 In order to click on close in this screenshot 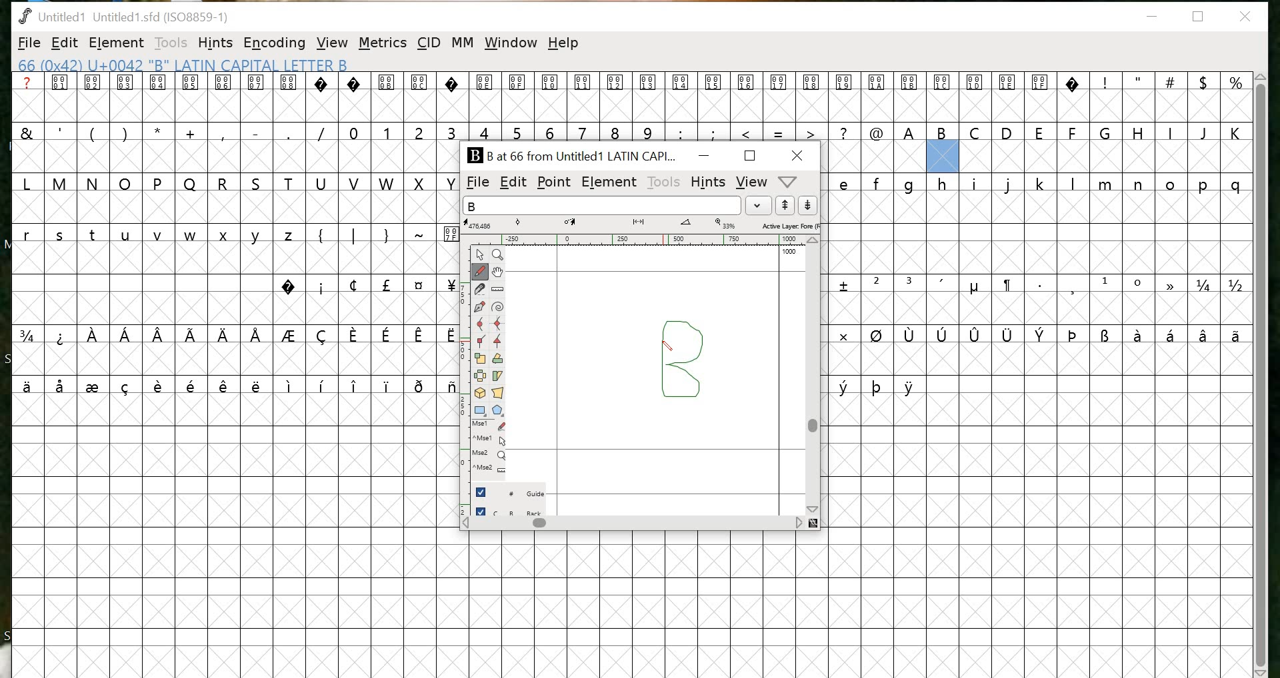, I will do `click(1247, 17)`.